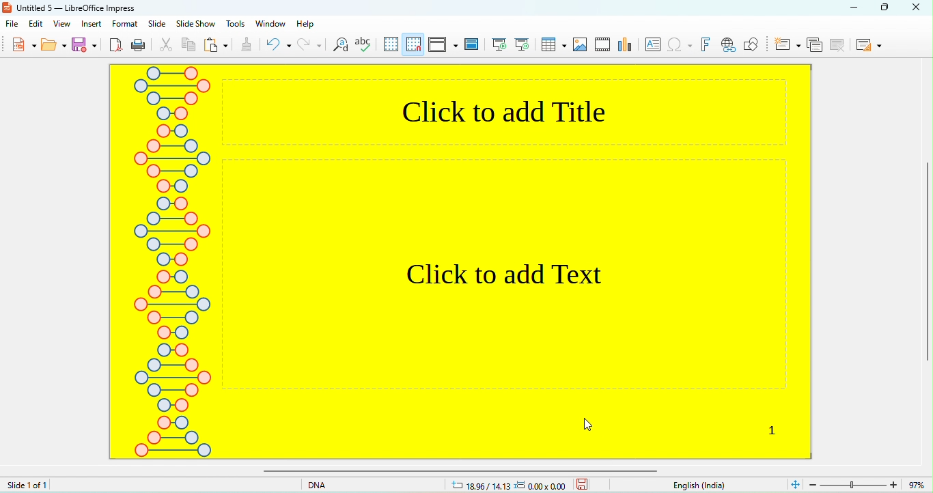  Describe the element at coordinates (61, 24) in the screenshot. I see `view` at that location.